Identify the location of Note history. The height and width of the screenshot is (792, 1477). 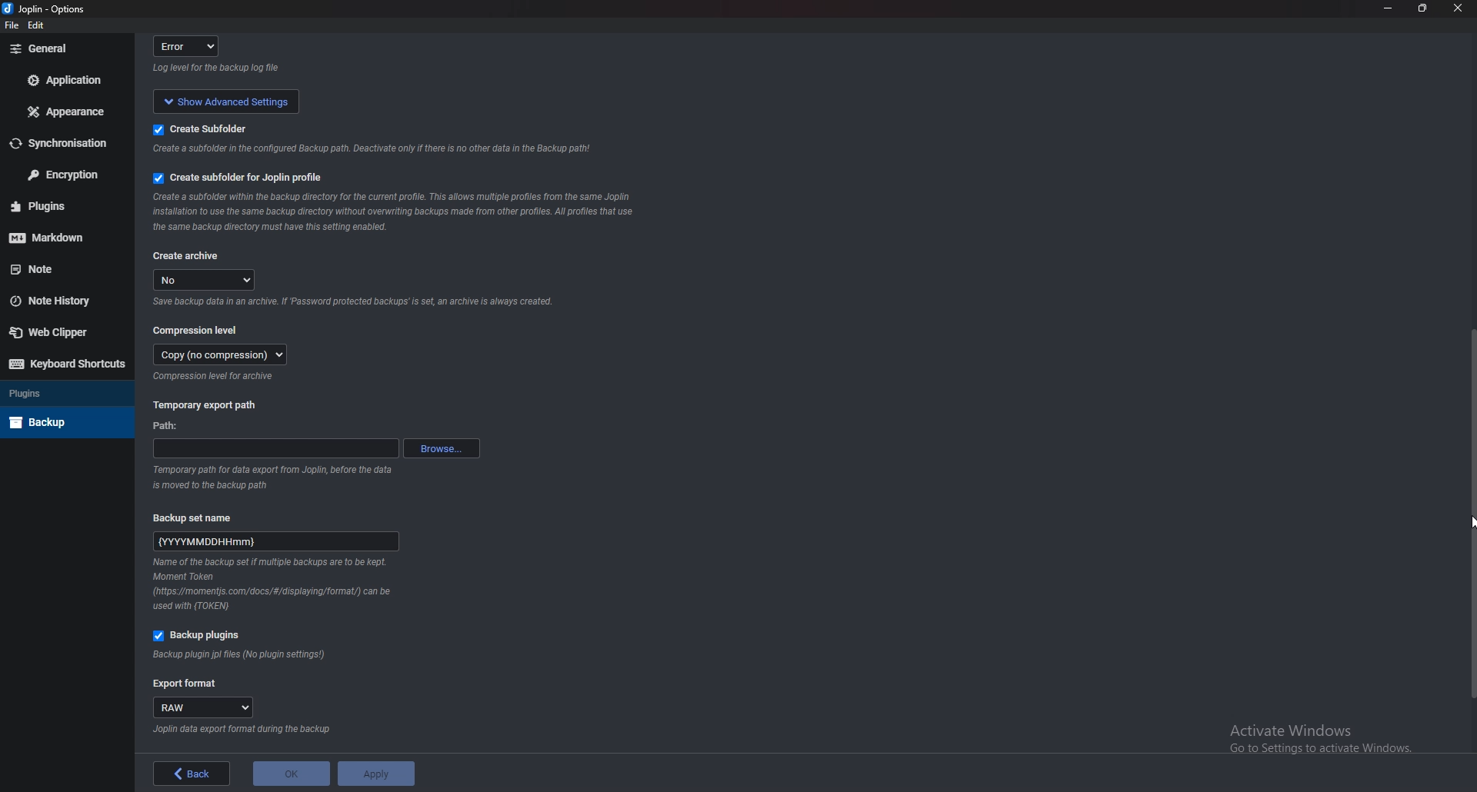
(60, 301).